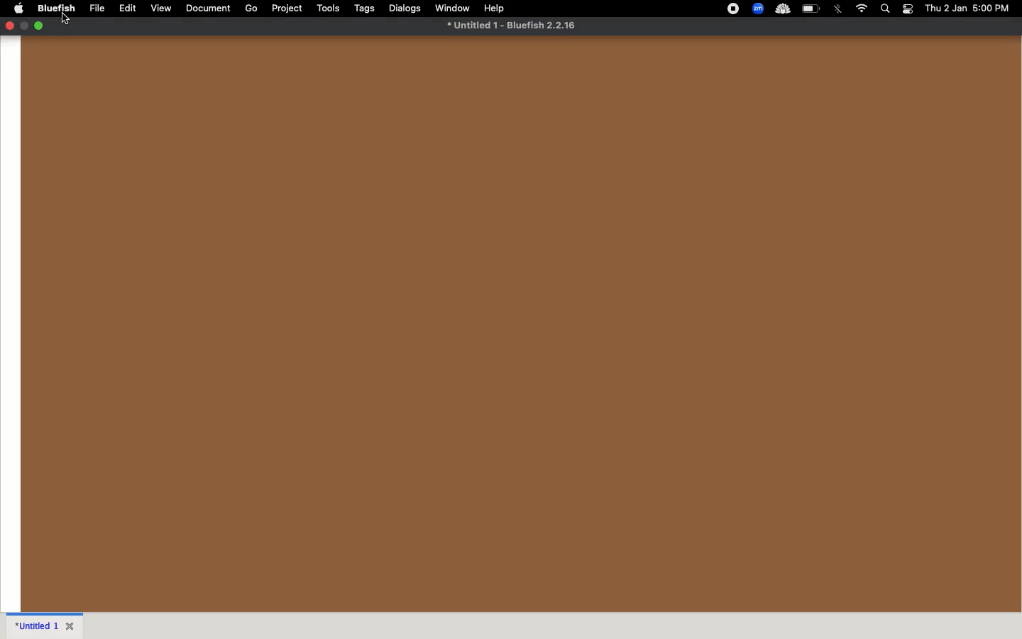  What do you see at coordinates (38, 627) in the screenshot?
I see `untitled 1` at bounding box center [38, 627].